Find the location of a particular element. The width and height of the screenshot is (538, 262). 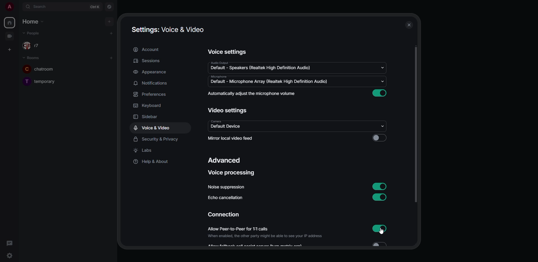

add is located at coordinates (111, 33).